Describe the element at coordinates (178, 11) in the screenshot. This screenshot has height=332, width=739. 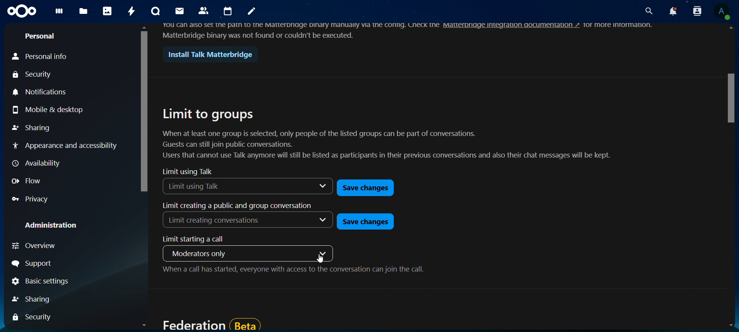
I see `mail` at that location.